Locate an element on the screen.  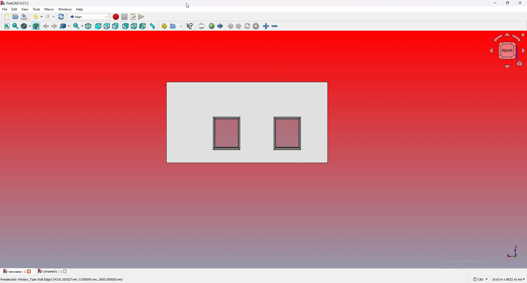
zoom in is located at coordinates (266, 26).